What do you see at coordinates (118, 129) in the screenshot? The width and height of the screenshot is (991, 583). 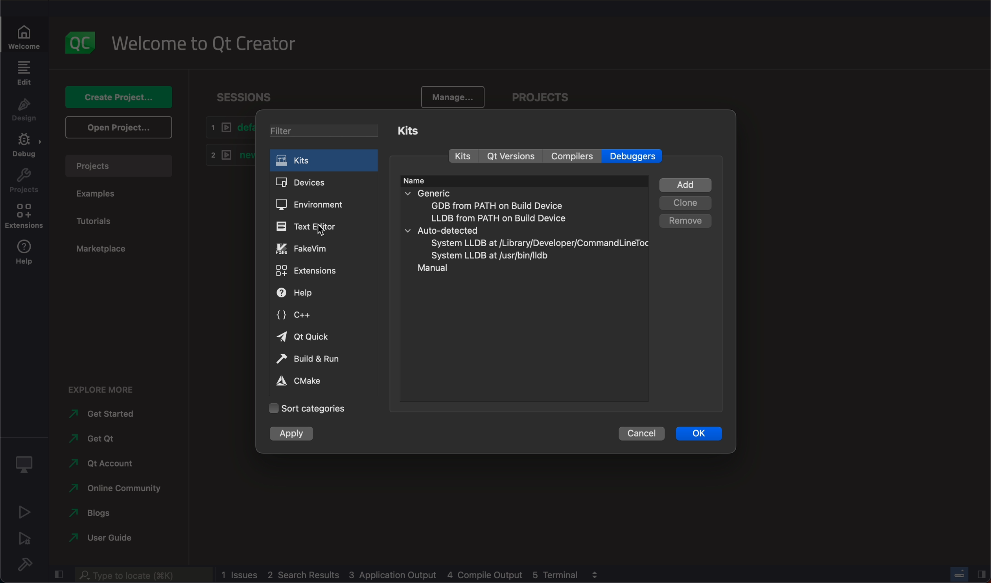 I see `open ` at bounding box center [118, 129].